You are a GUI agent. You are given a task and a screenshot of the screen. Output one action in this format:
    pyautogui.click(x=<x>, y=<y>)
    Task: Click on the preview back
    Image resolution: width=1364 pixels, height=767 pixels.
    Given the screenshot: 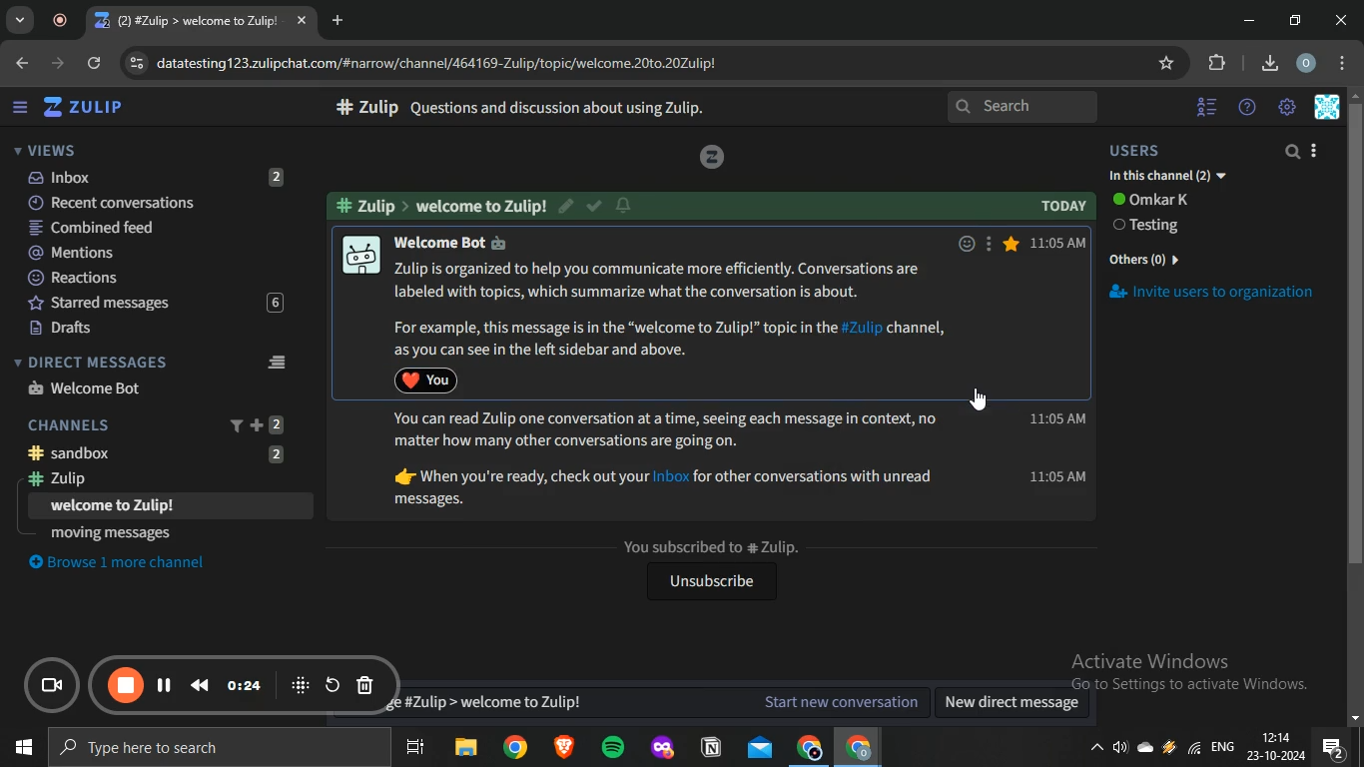 What is the action you would take?
    pyautogui.click(x=200, y=684)
    